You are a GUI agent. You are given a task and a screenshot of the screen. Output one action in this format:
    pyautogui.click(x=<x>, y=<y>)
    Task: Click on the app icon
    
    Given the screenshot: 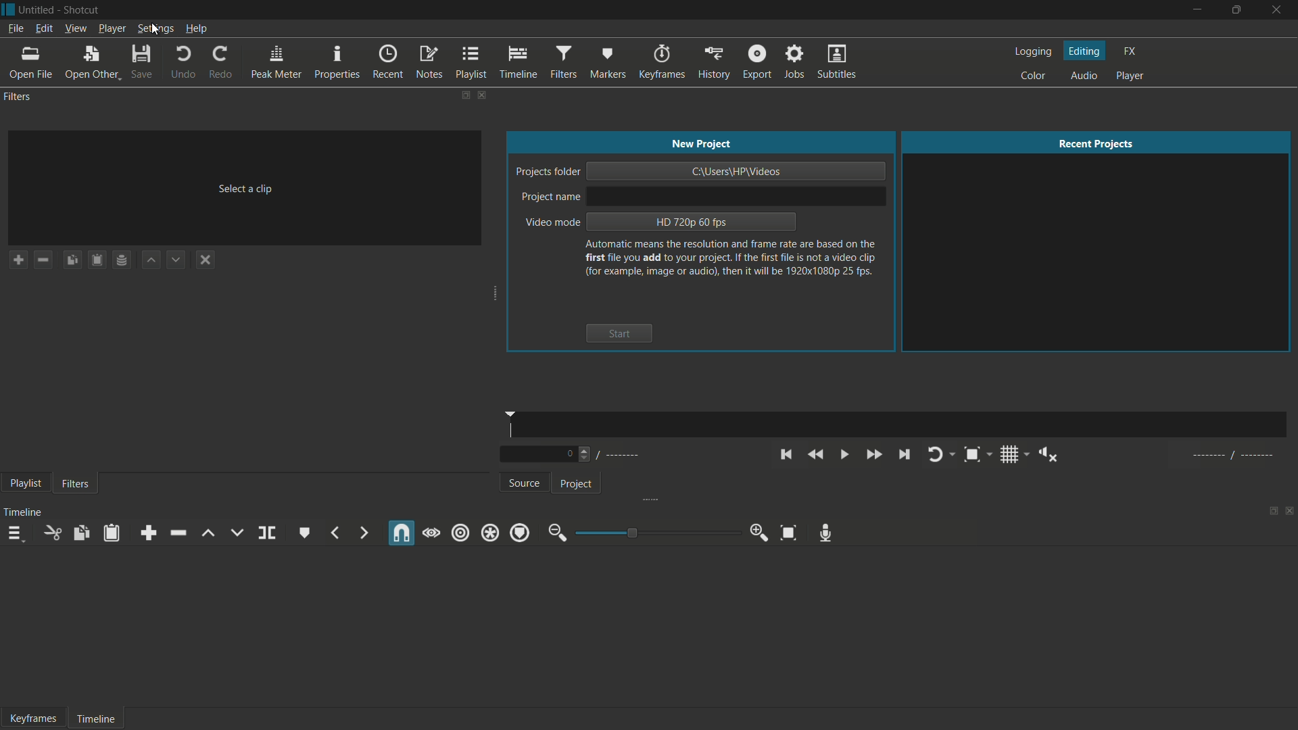 What is the action you would take?
    pyautogui.click(x=8, y=8)
    